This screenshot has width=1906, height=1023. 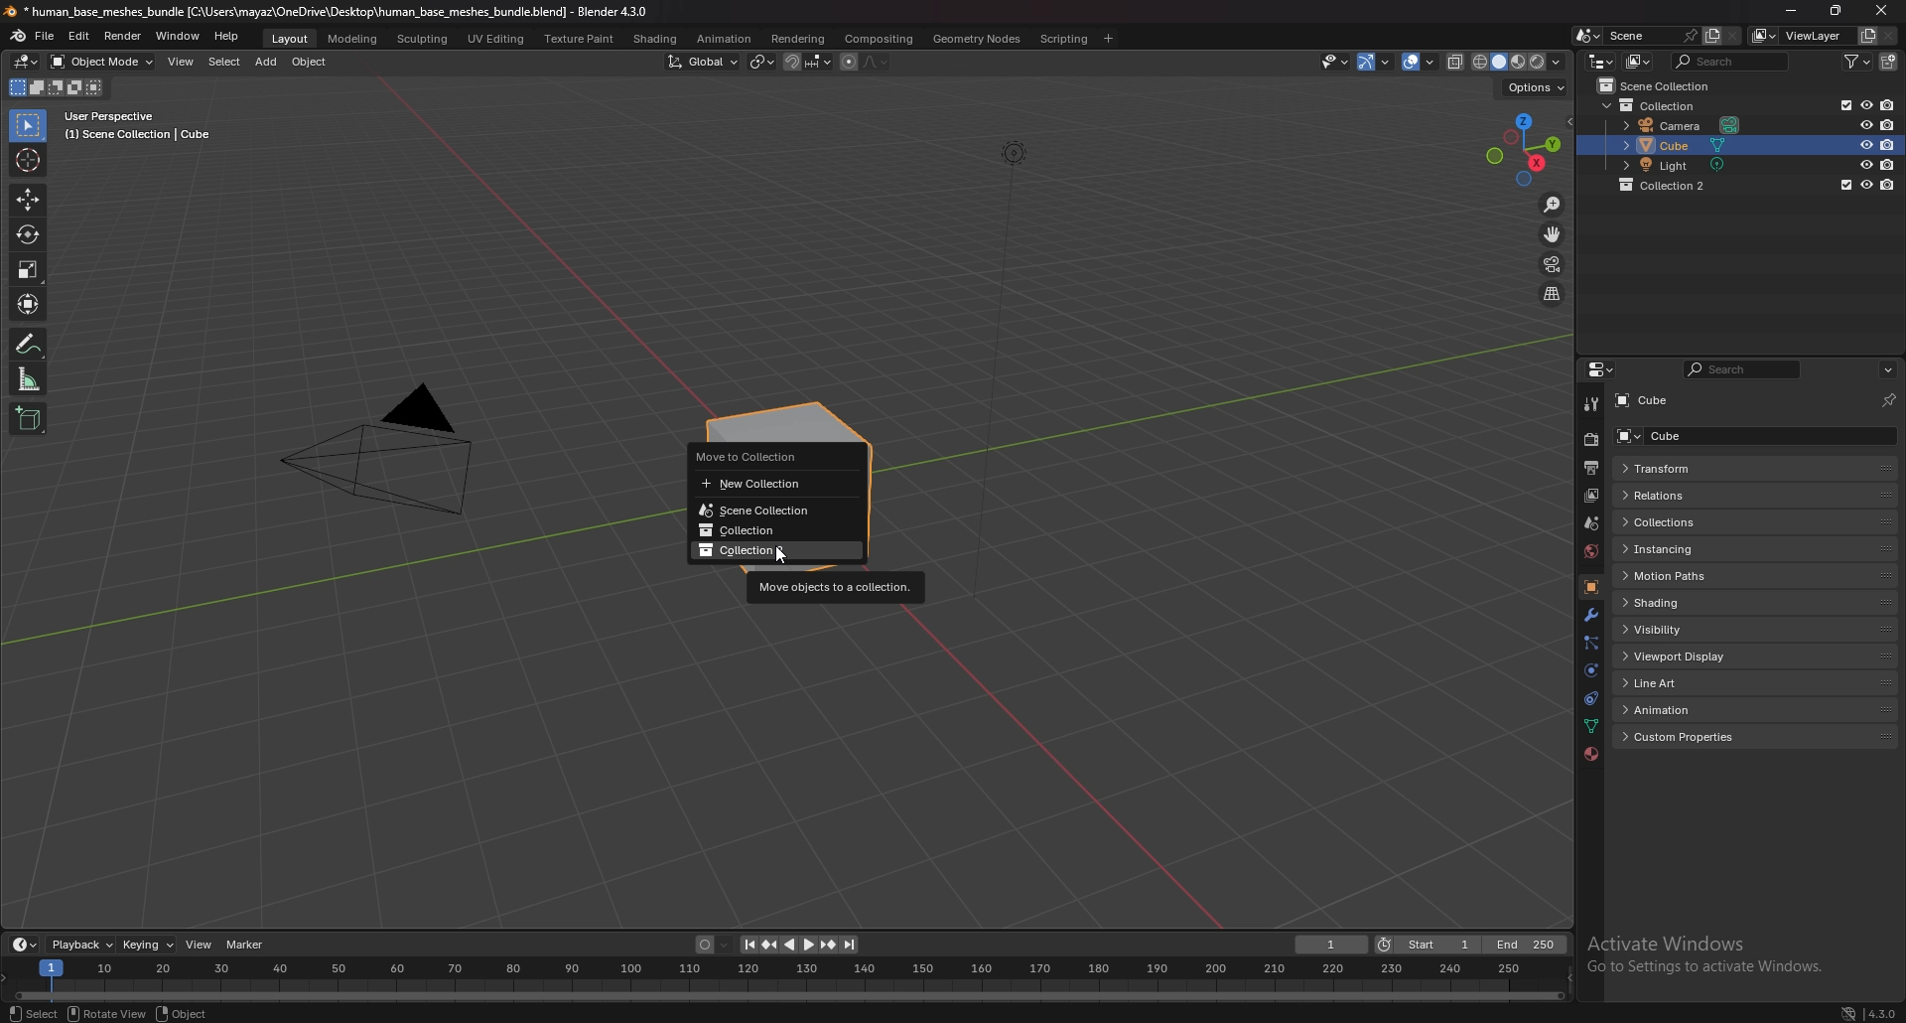 What do you see at coordinates (748, 945) in the screenshot?
I see `jump to endpoint` at bounding box center [748, 945].